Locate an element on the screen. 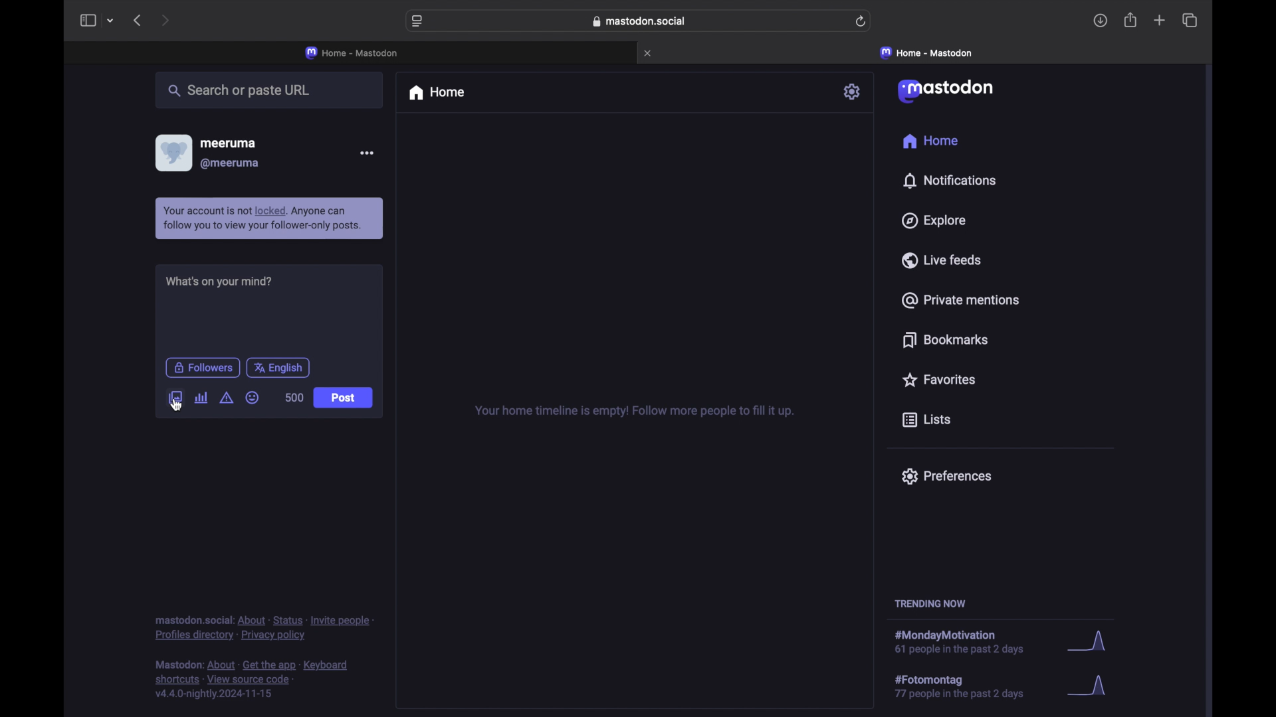 The width and height of the screenshot is (1276, 717). mastodon is located at coordinates (948, 91).